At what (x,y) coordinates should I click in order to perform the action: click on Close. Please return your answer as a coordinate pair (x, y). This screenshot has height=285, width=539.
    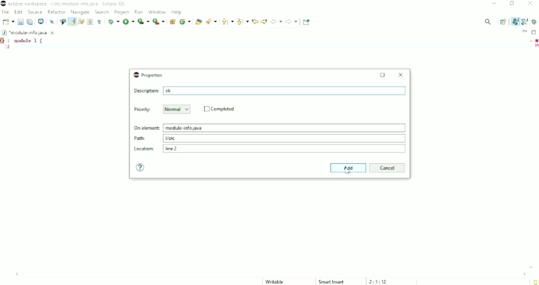
    Looking at the image, I should click on (531, 4).